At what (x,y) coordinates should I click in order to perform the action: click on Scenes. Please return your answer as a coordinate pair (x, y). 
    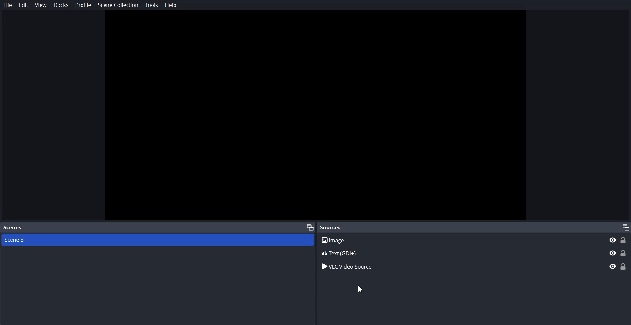
    Looking at the image, I should click on (12, 228).